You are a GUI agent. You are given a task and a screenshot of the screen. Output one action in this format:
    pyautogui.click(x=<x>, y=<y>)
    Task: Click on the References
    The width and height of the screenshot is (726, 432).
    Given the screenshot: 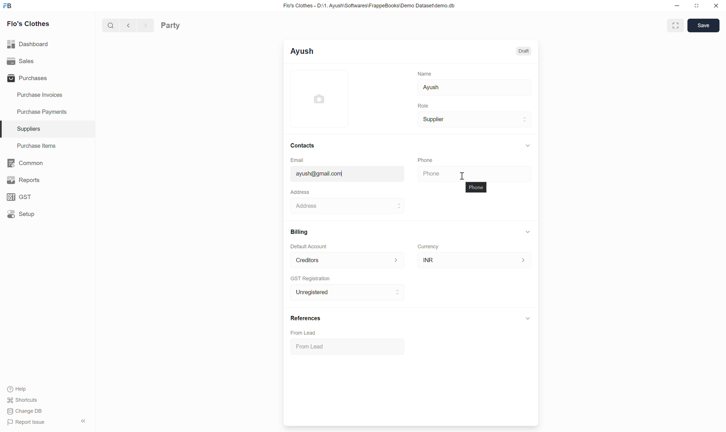 What is the action you would take?
    pyautogui.click(x=306, y=318)
    